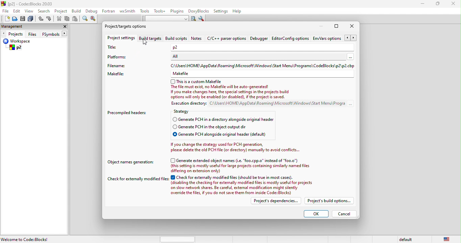 This screenshot has width=461, height=243. What do you see at coordinates (335, 38) in the screenshot?
I see `env\vars option` at bounding box center [335, 38].